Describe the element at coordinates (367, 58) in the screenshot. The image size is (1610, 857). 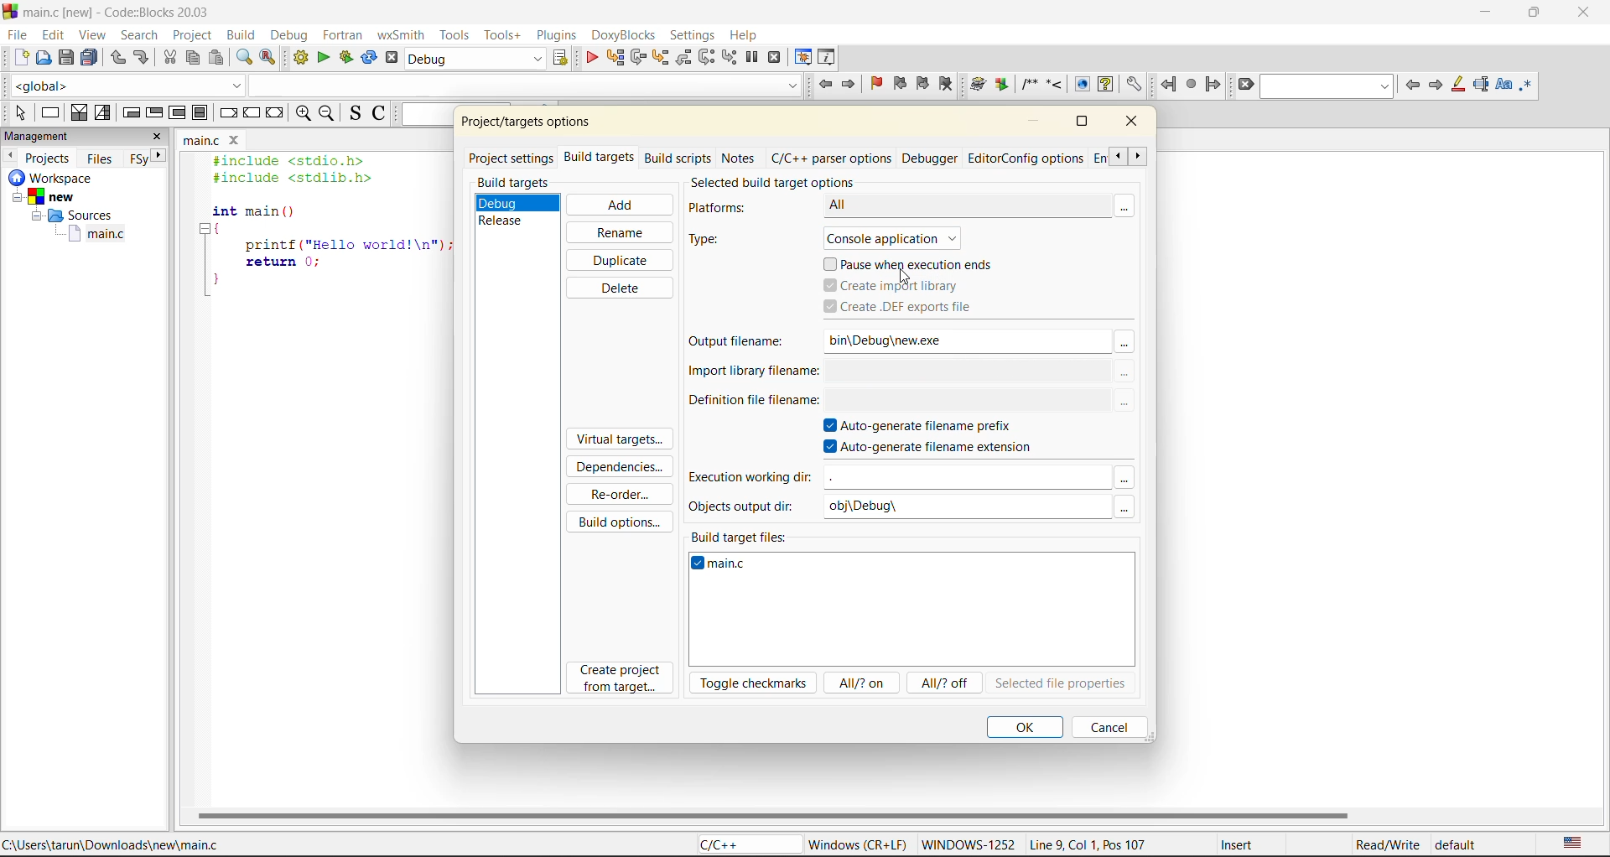
I see `rebuild` at that location.